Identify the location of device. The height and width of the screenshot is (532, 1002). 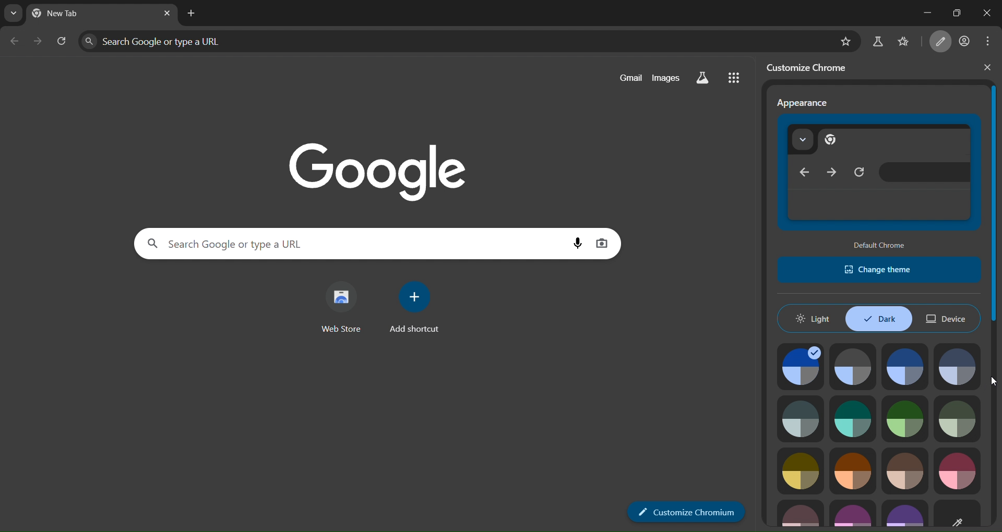
(949, 319).